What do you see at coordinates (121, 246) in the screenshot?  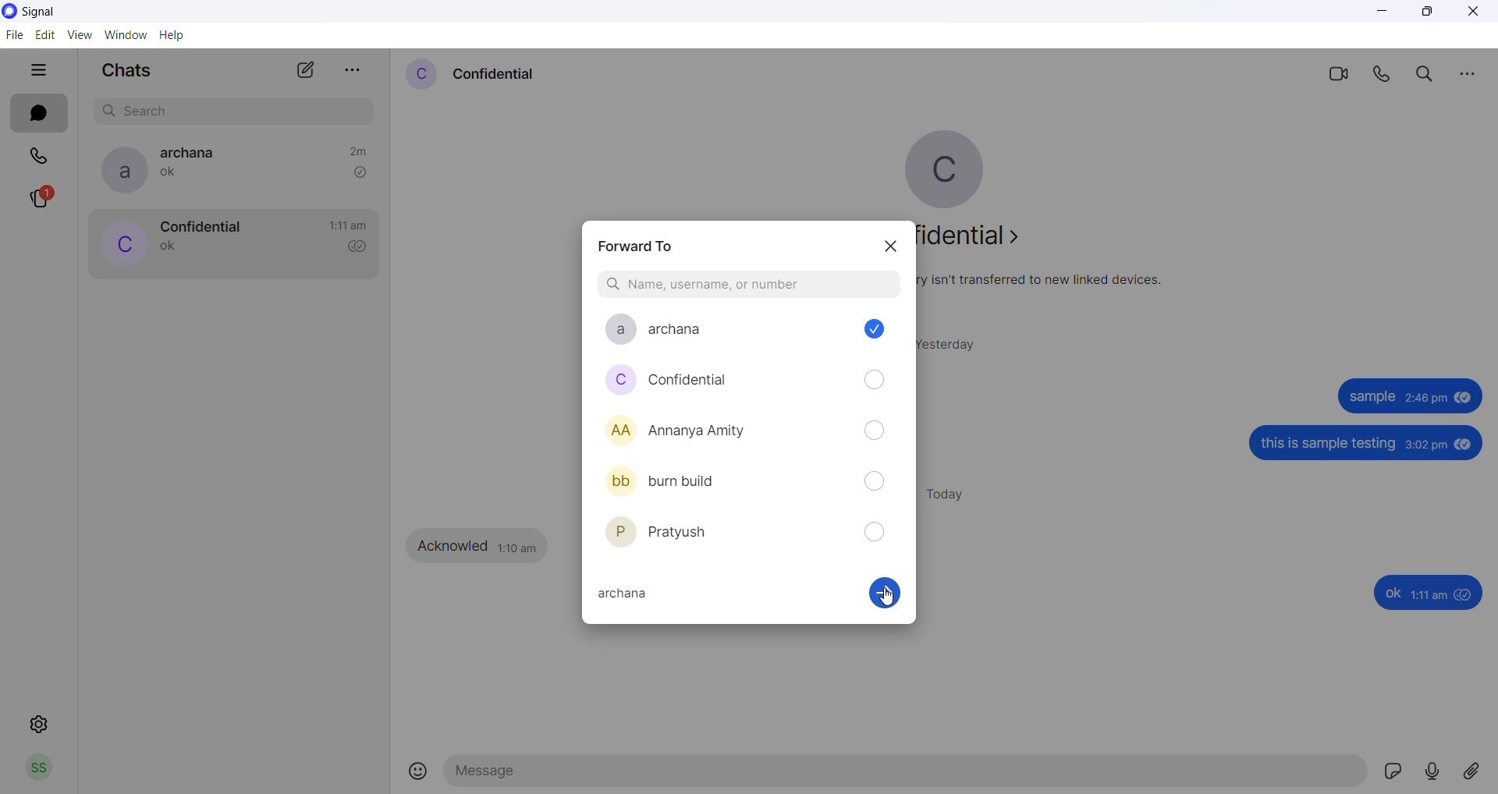 I see `profile picture` at bounding box center [121, 246].